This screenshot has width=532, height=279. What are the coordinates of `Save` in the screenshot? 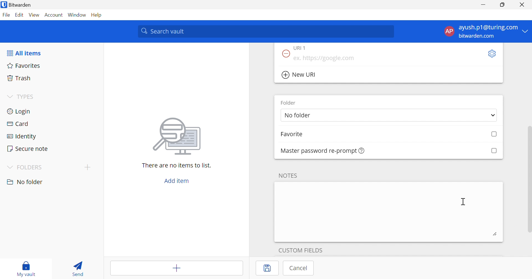 It's located at (268, 268).